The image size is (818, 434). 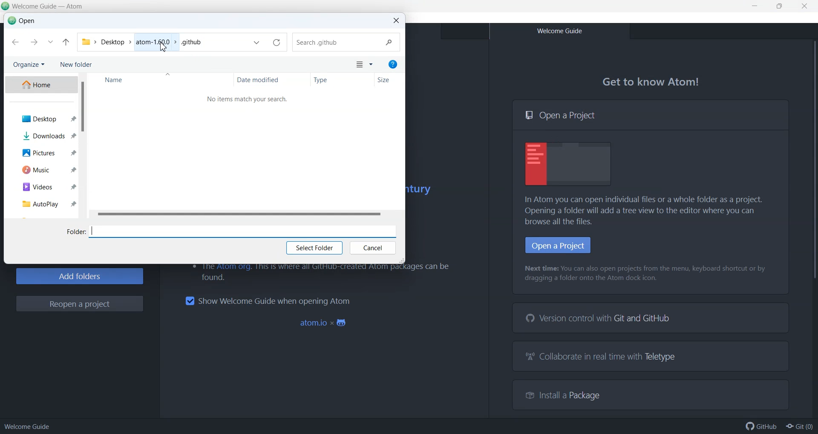 What do you see at coordinates (396, 21) in the screenshot?
I see `Close` at bounding box center [396, 21].